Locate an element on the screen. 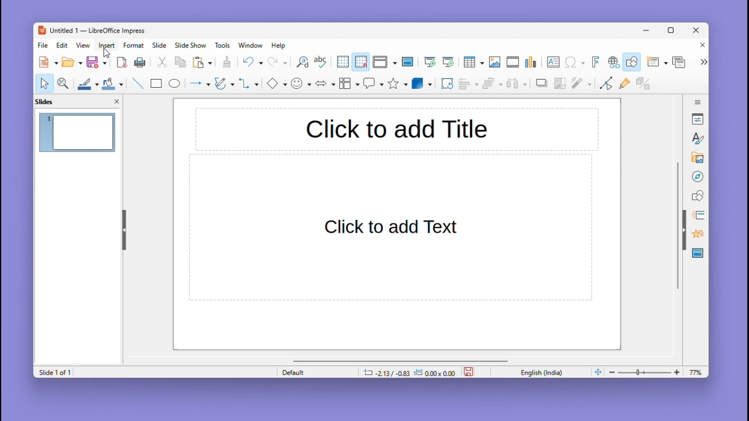  Format is located at coordinates (134, 45).